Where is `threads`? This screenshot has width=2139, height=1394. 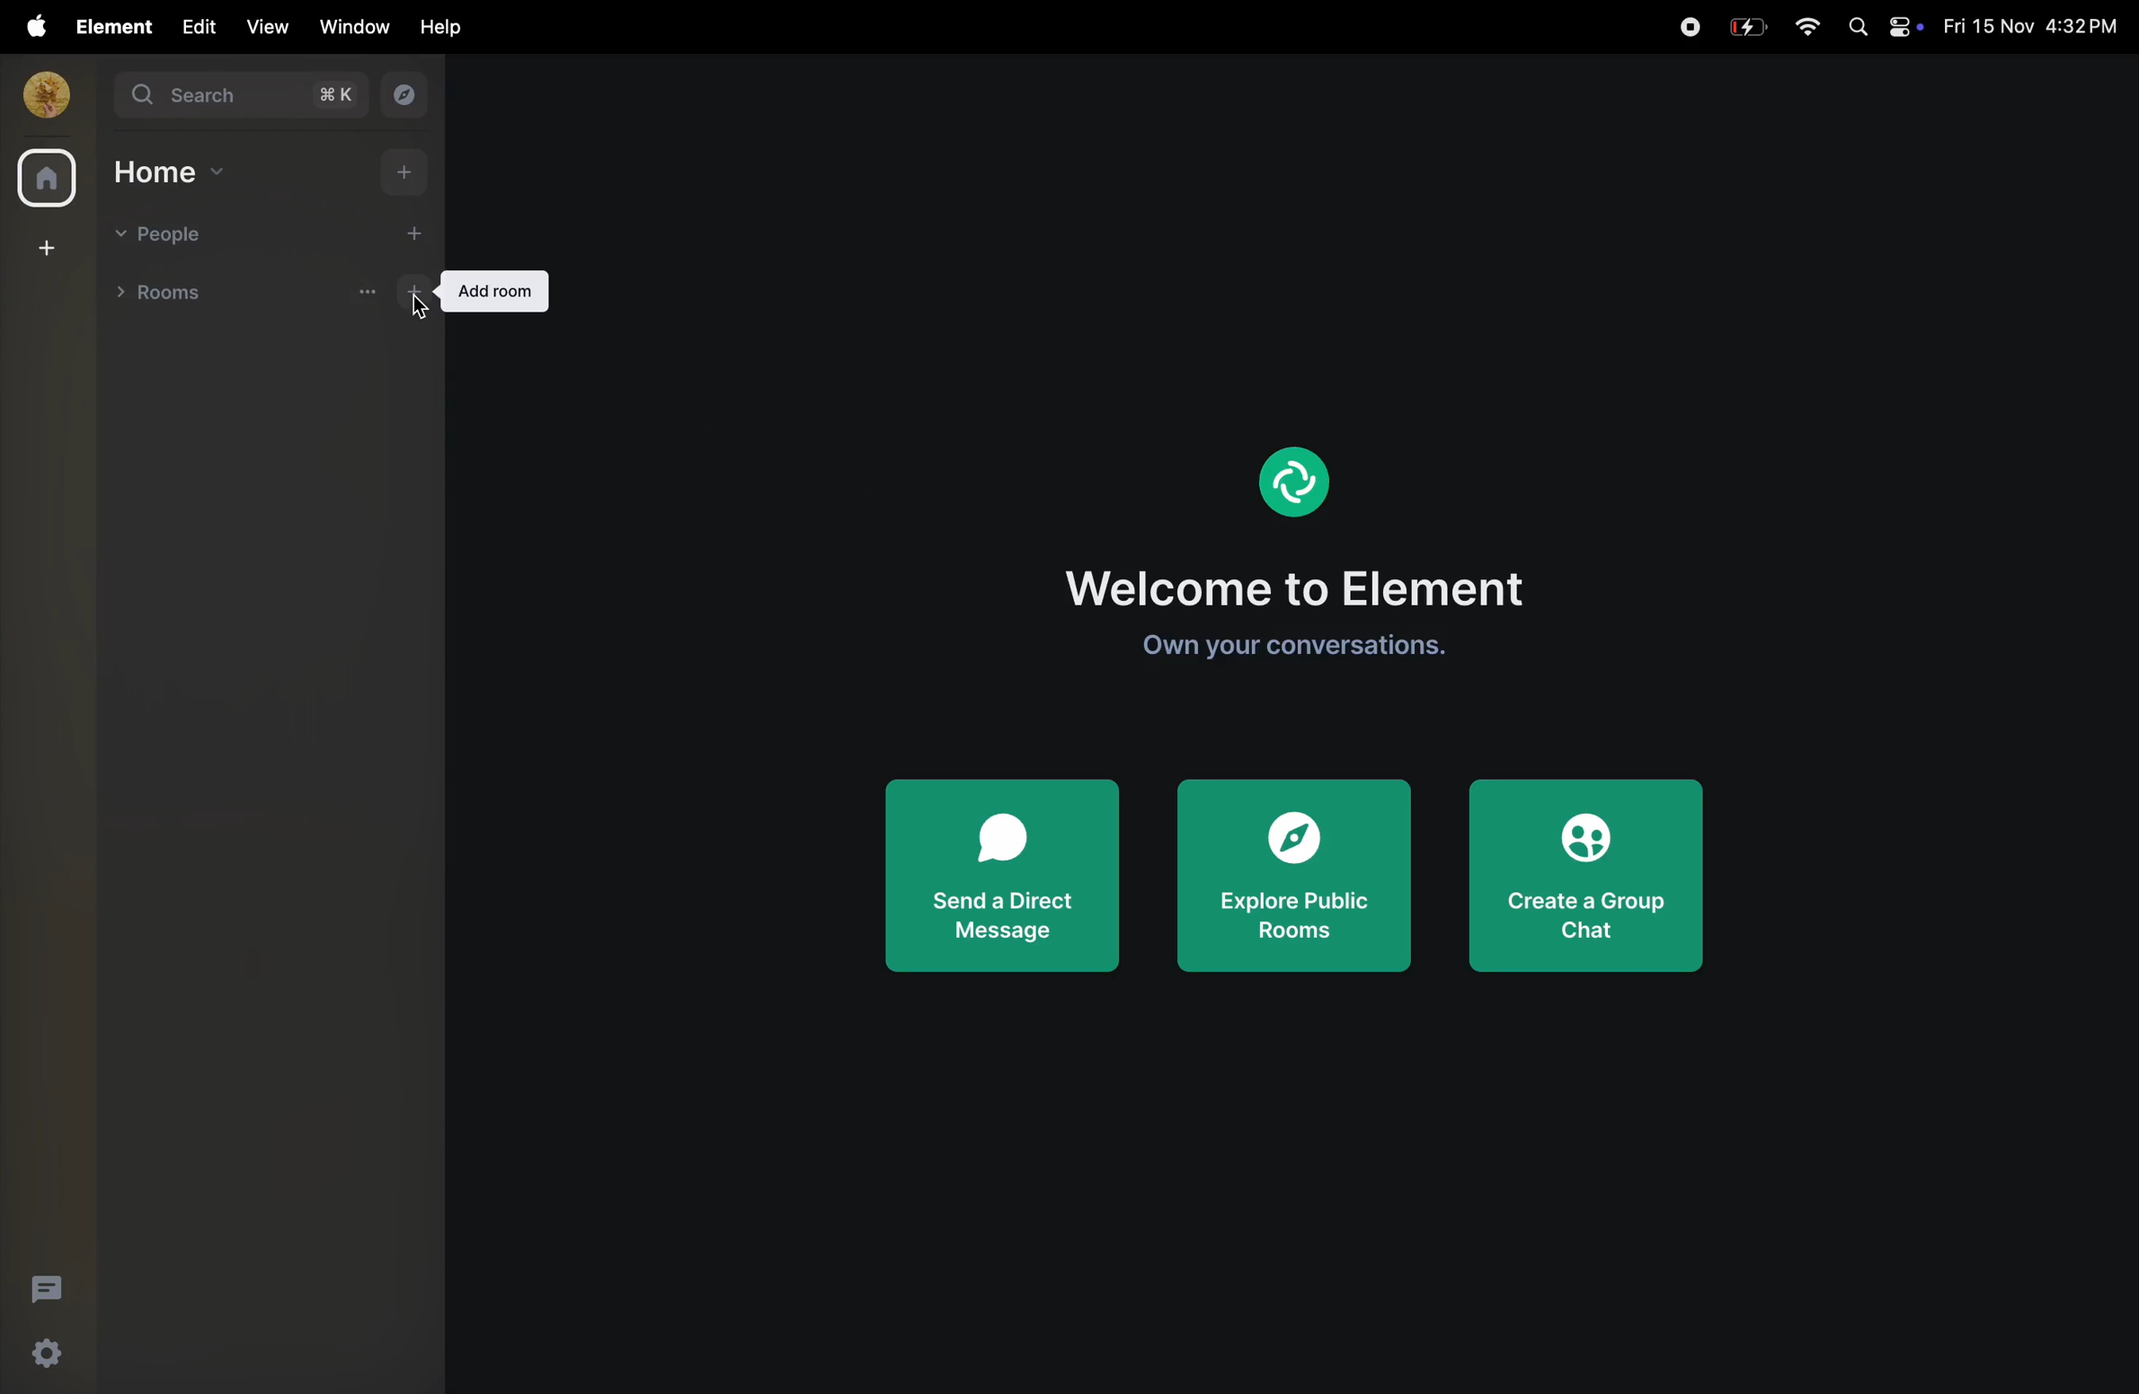
threads is located at coordinates (43, 1288).